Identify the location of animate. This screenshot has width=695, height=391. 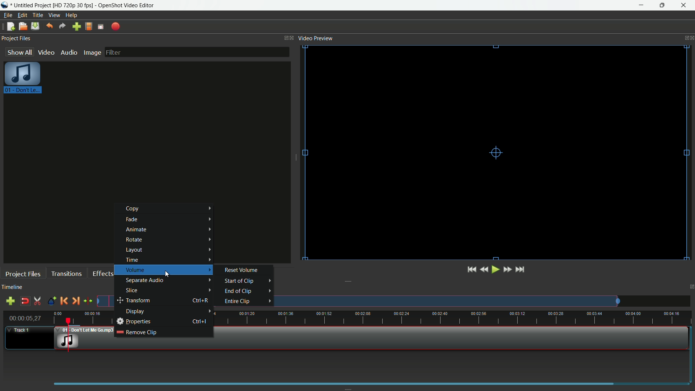
(169, 230).